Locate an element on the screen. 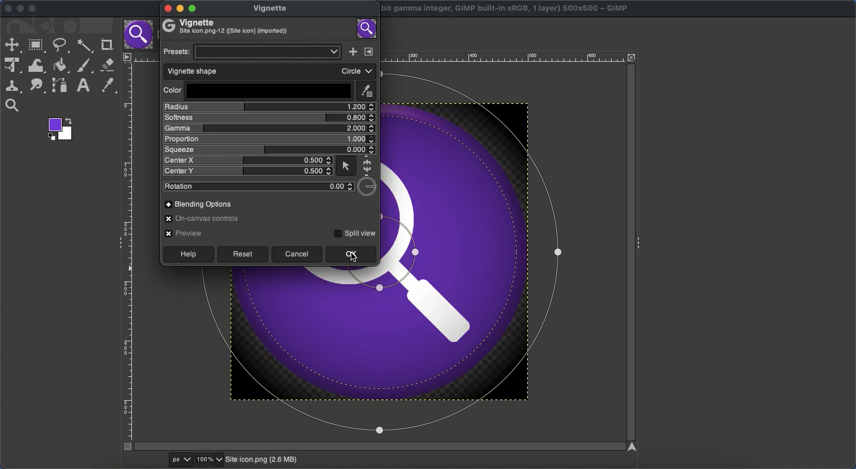  Image is located at coordinates (367, 28).